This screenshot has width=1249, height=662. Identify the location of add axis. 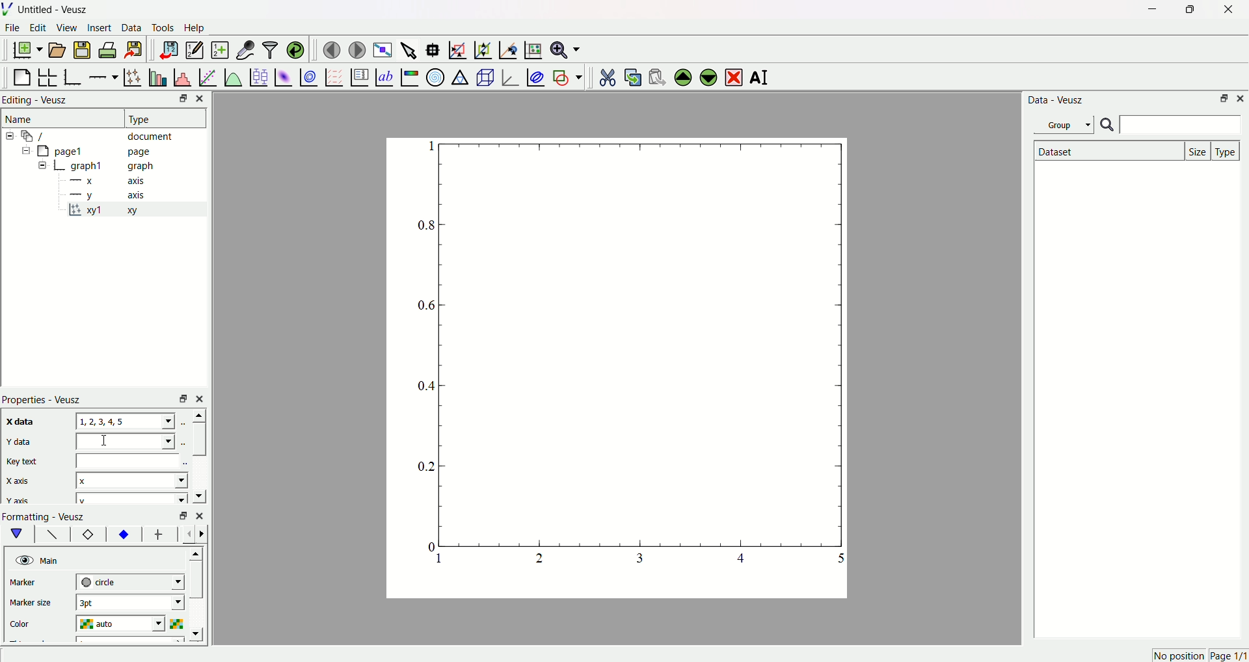
(103, 75).